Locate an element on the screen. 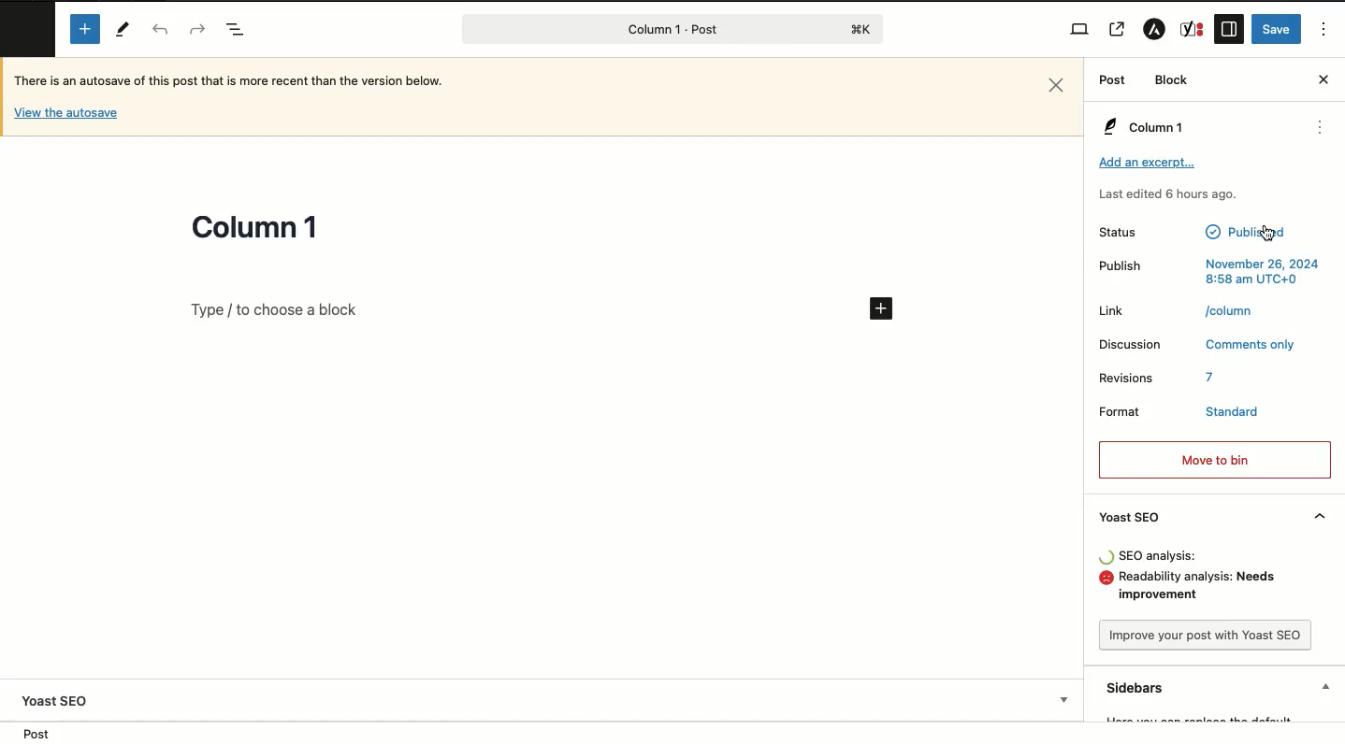 The height and width of the screenshot is (744, 1345). November 26, 2024 8:58 am UTC+0 is located at coordinates (1261, 273).